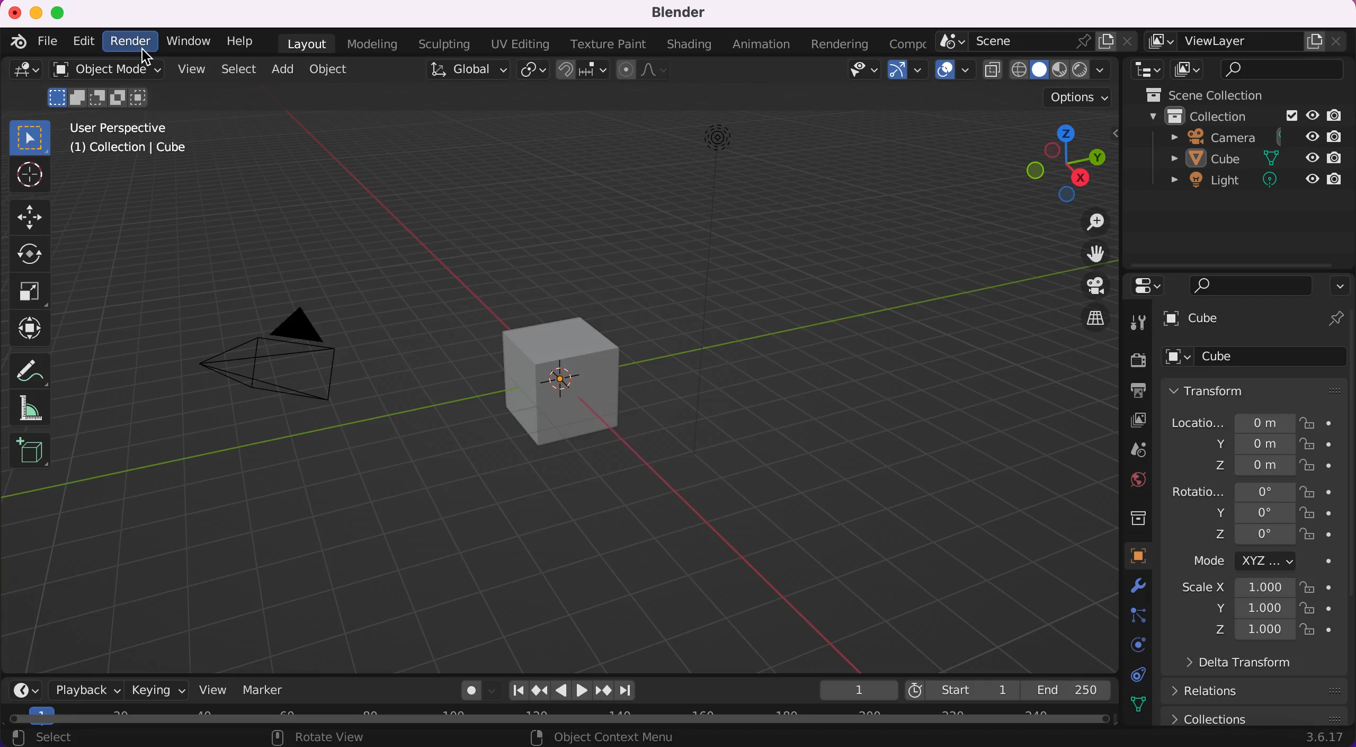 This screenshot has width=1356, height=747. What do you see at coordinates (1320, 535) in the screenshot?
I see `lock` at bounding box center [1320, 535].